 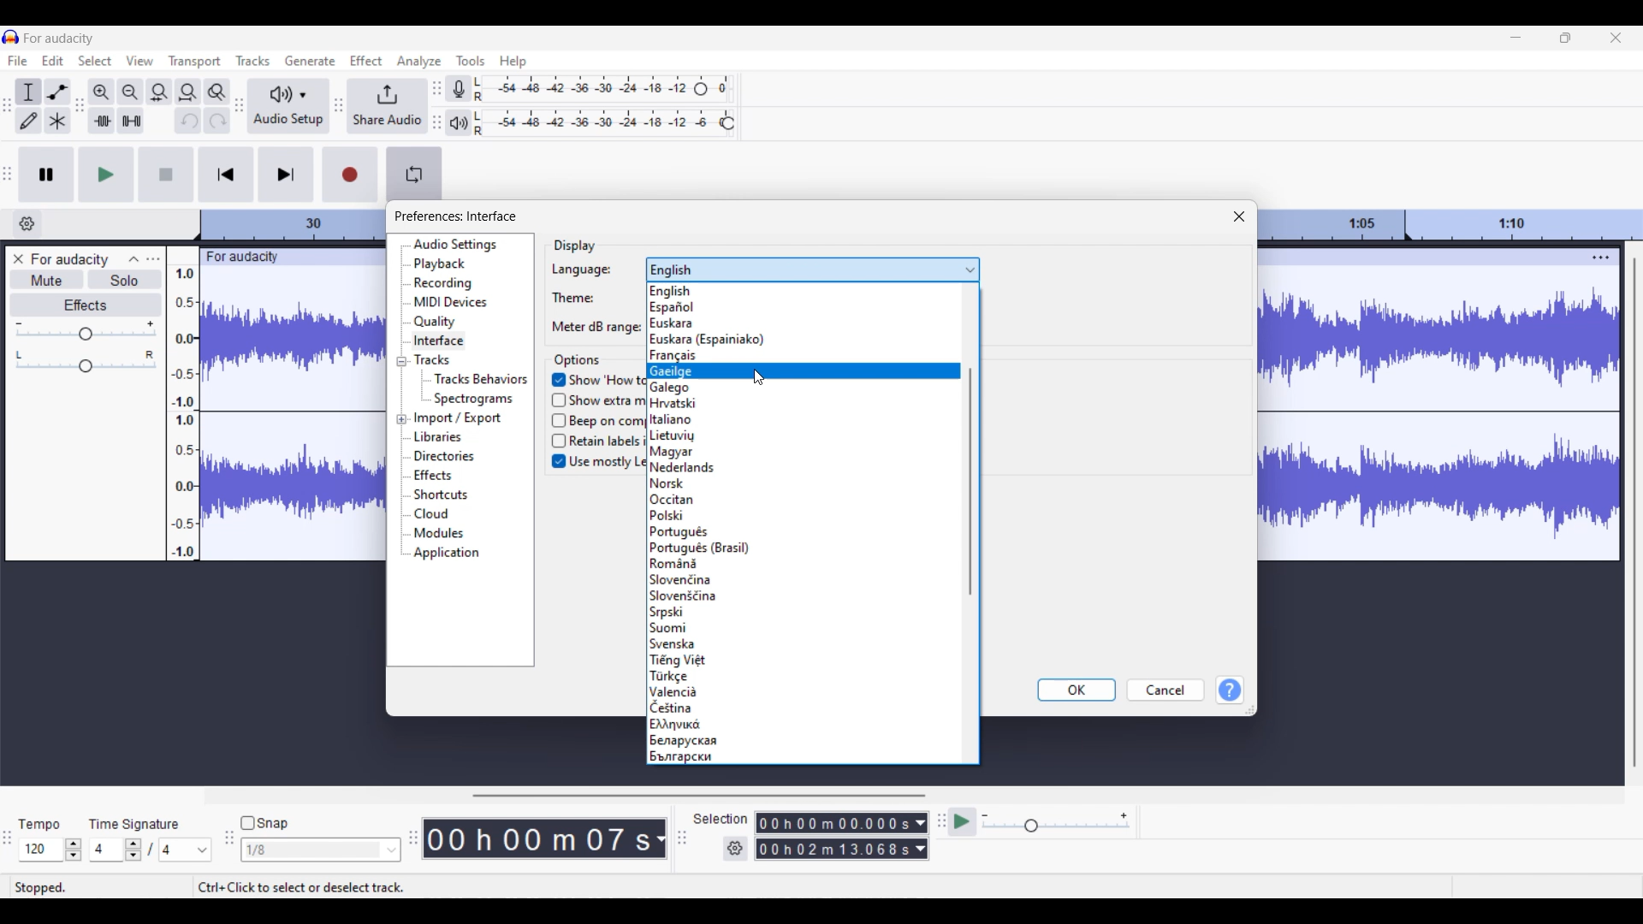 What do you see at coordinates (679, 723) in the screenshot?
I see `J Evia` at bounding box center [679, 723].